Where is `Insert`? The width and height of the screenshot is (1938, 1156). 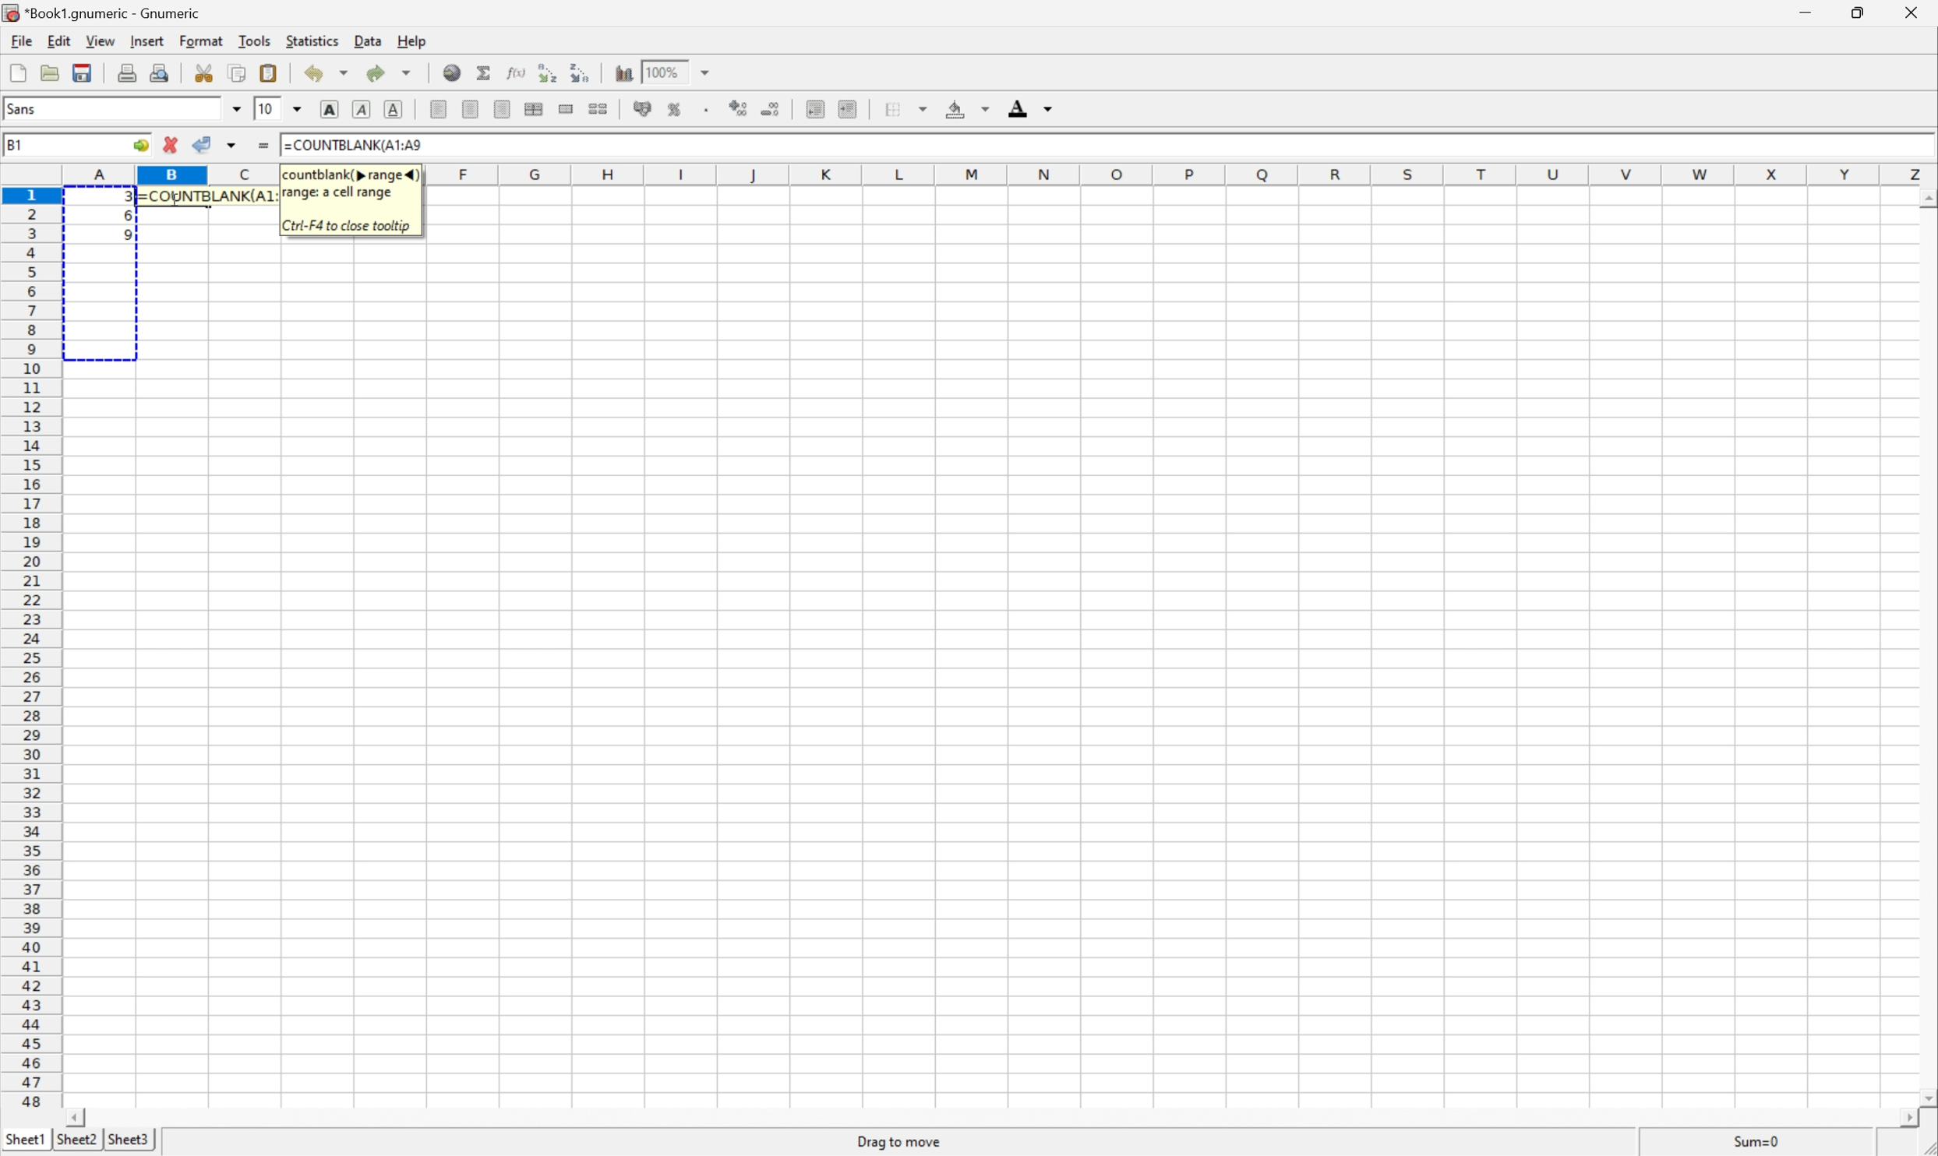 Insert is located at coordinates (146, 41).